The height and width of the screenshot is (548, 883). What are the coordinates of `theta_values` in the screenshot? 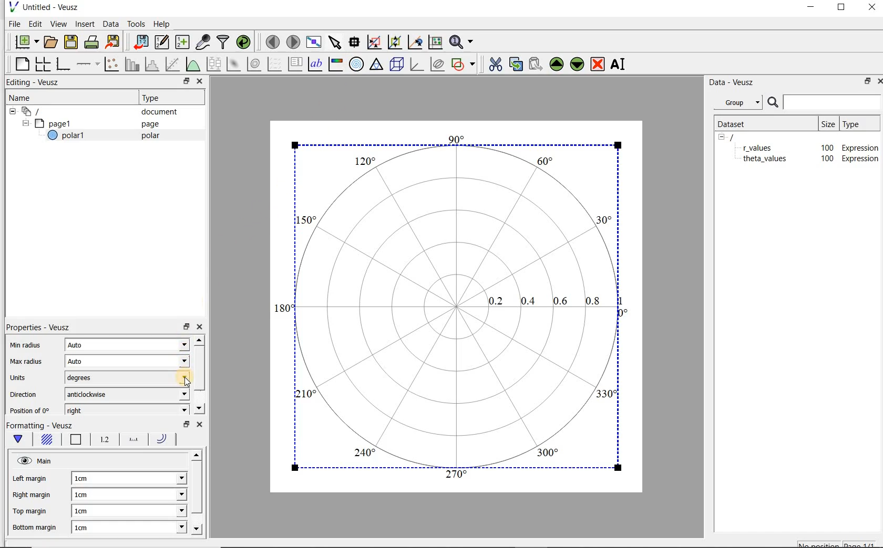 It's located at (766, 147).